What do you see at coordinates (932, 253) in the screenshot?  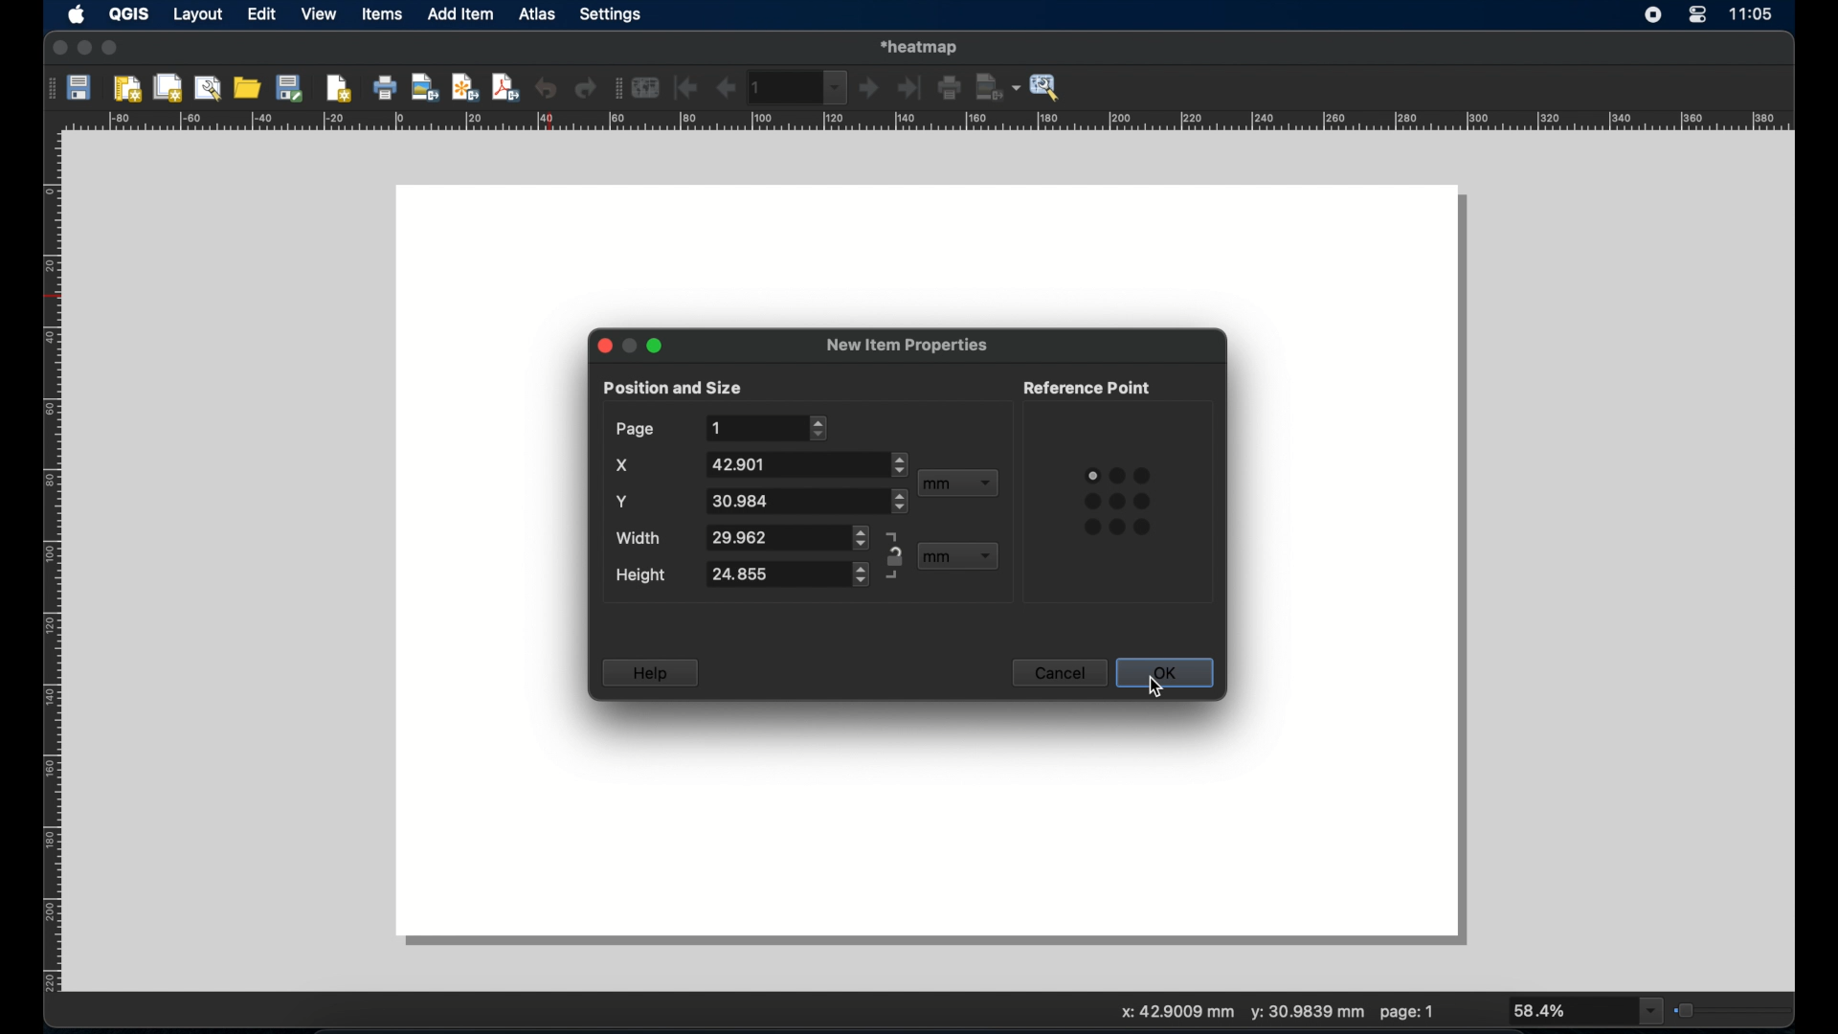 I see `blank layout` at bounding box center [932, 253].